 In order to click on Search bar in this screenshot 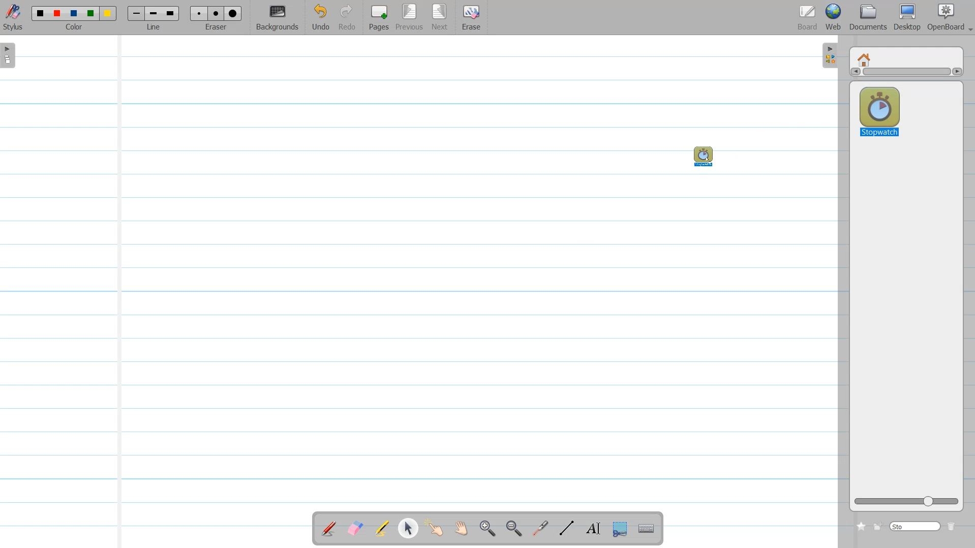, I will do `click(916, 526)`.